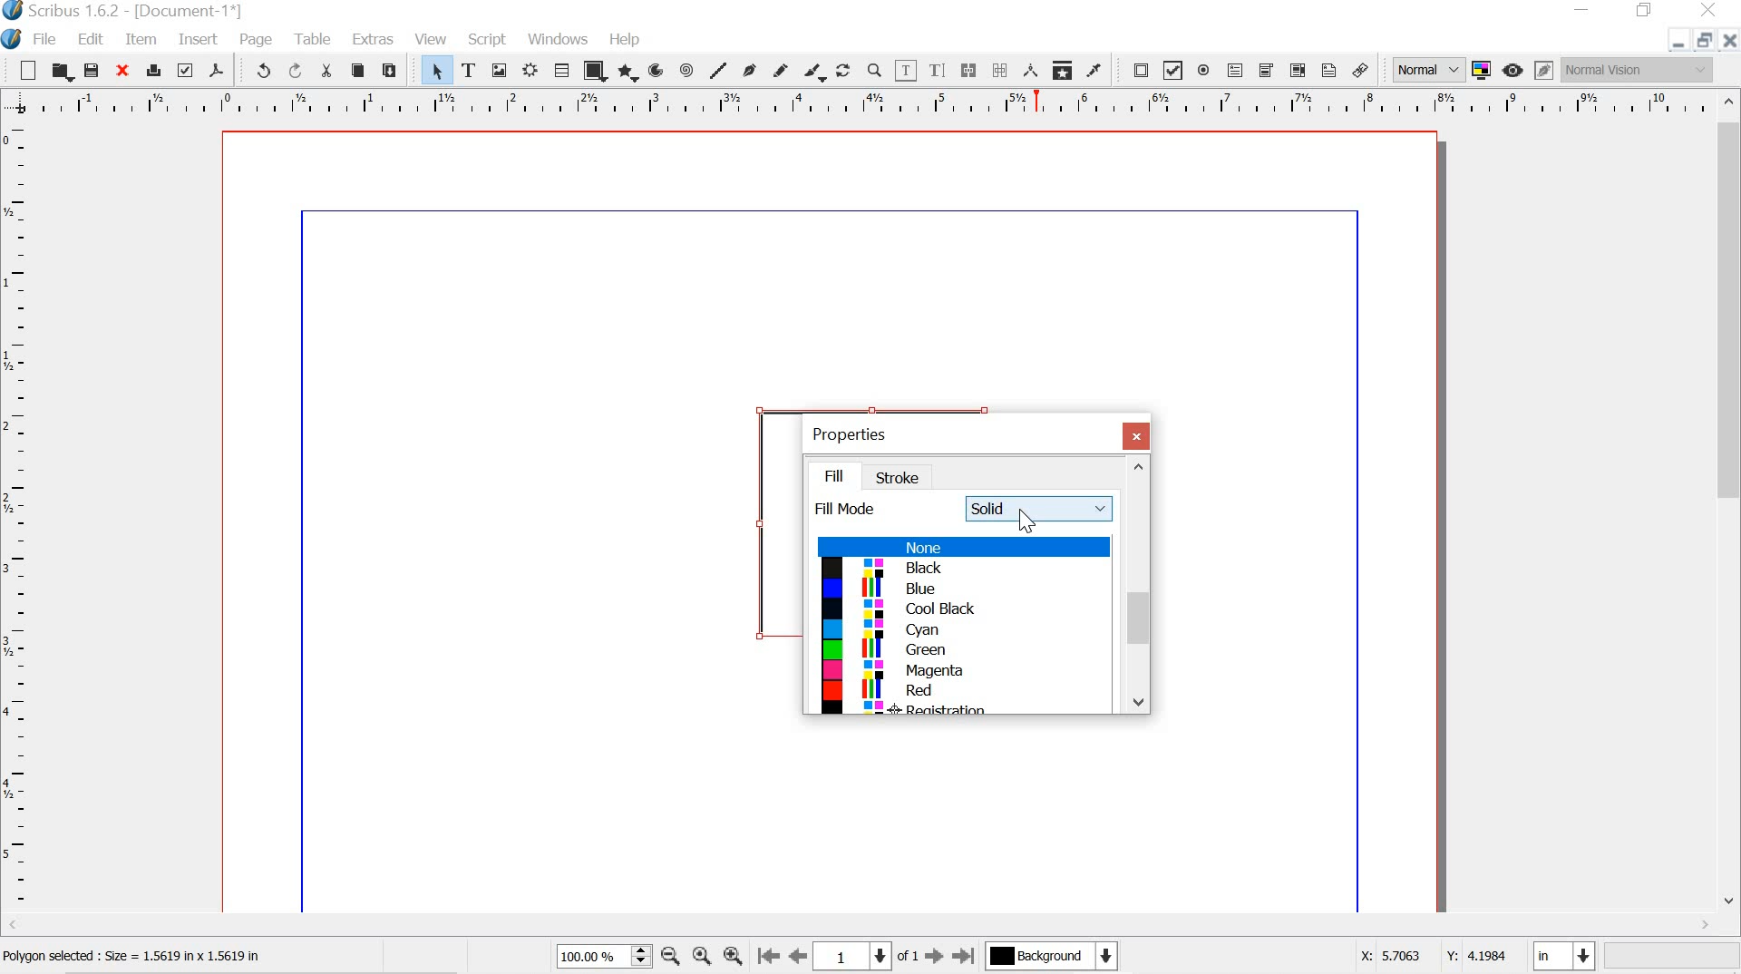 The width and height of the screenshot is (1741, 974). I want to click on stroke, so click(903, 478).